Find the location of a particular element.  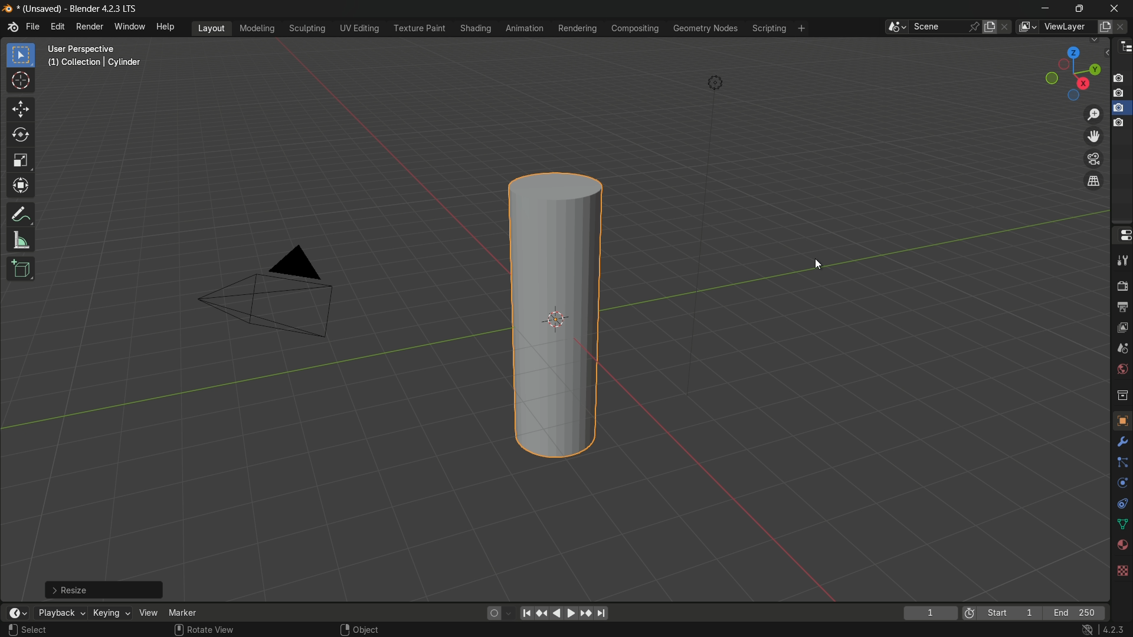

move the view is located at coordinates (1091, 136).